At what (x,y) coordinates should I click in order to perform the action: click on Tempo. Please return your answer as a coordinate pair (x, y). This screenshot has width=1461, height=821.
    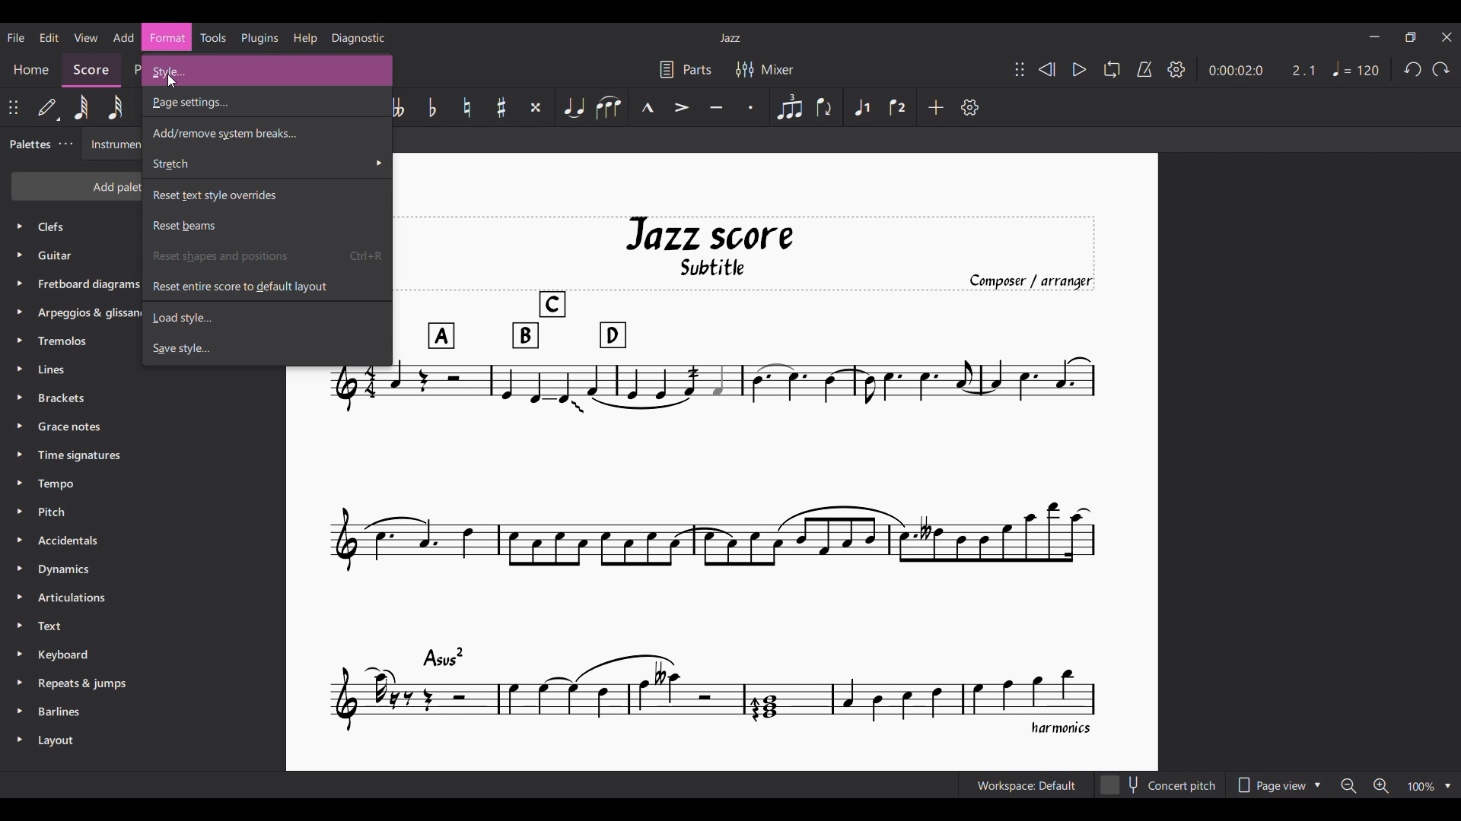
    Looking at the image, I should click on (56, 483).